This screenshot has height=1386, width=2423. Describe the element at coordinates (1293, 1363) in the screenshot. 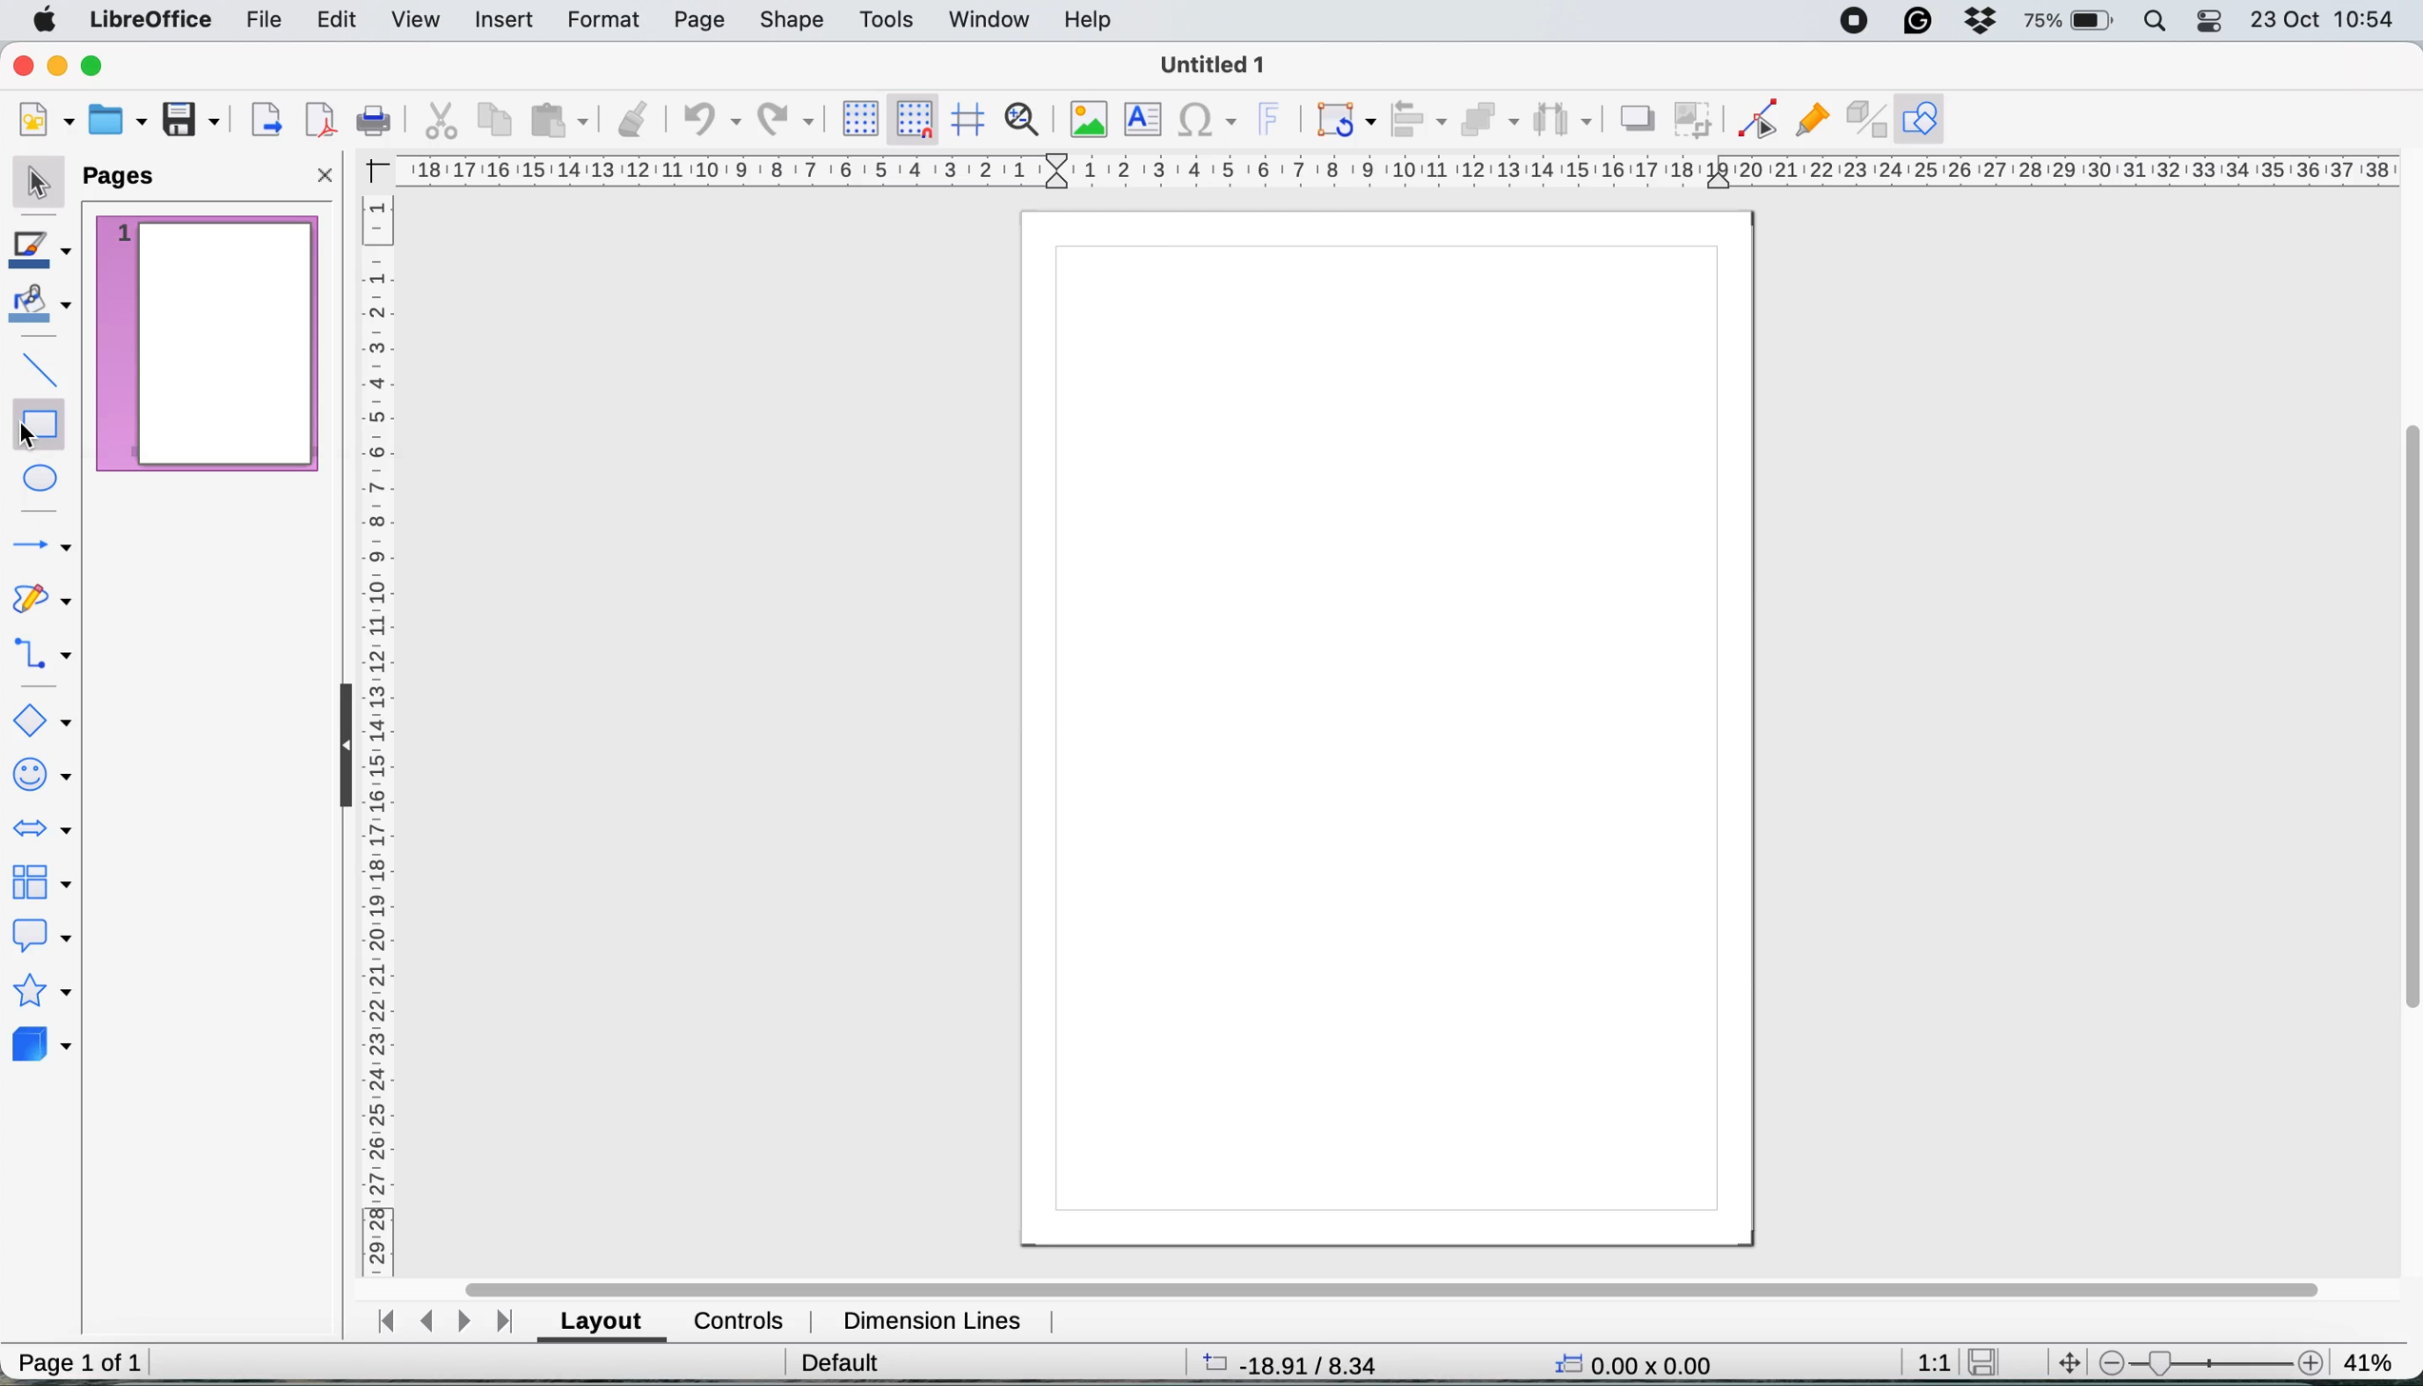

I see `-19.91/8.34` at that location.